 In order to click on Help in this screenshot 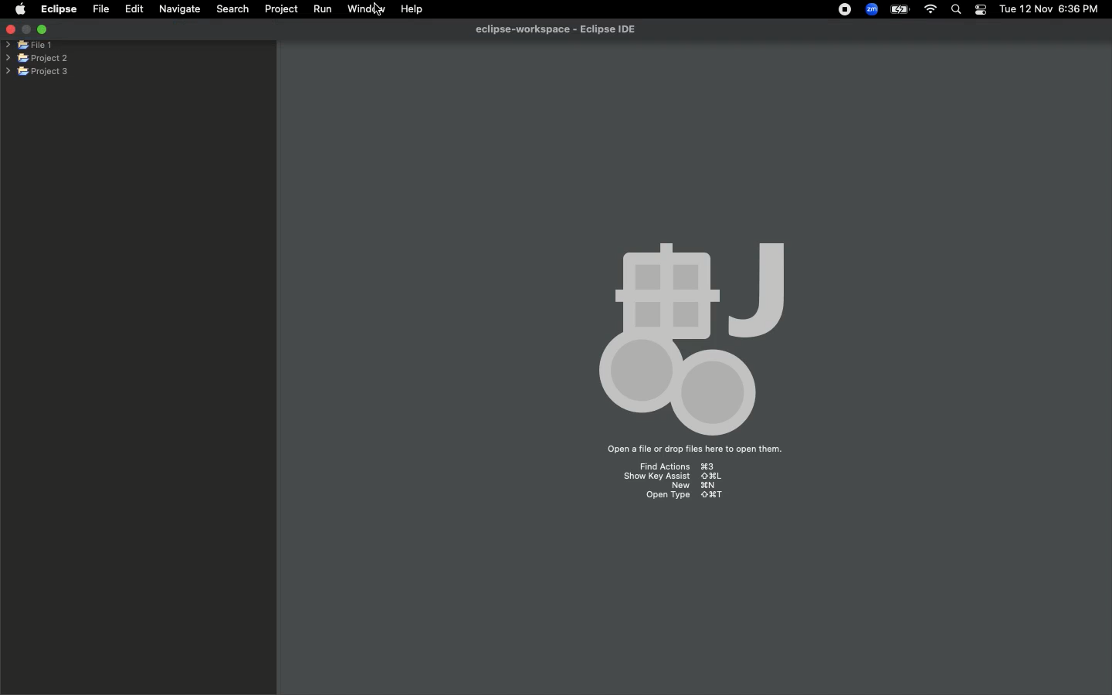, I will do `click(413, 9)`.